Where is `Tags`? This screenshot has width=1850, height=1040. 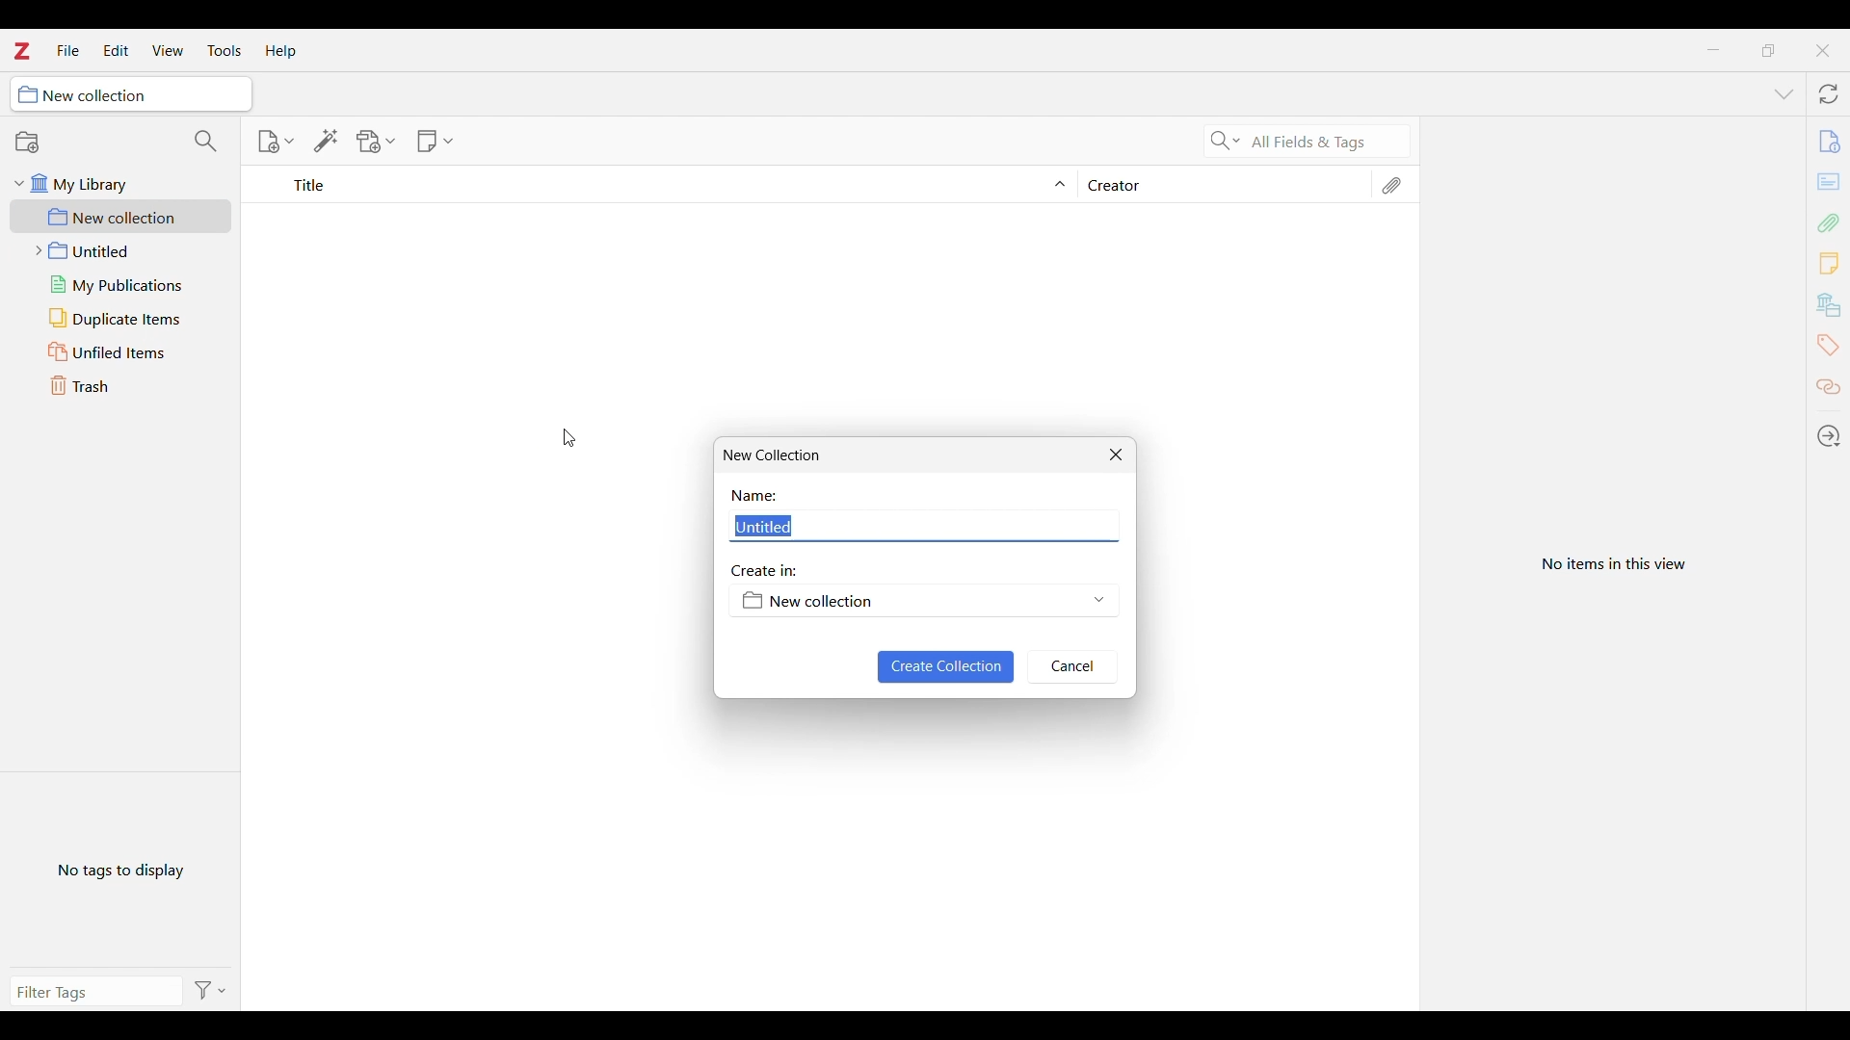
Tags is located at coordinates (1827, 346).